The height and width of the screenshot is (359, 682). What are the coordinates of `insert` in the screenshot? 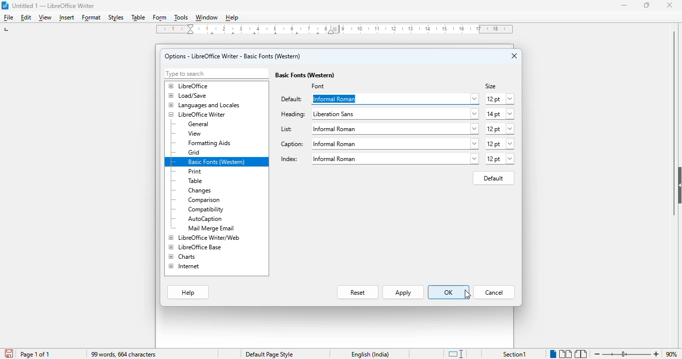 It's located at (67, 18).